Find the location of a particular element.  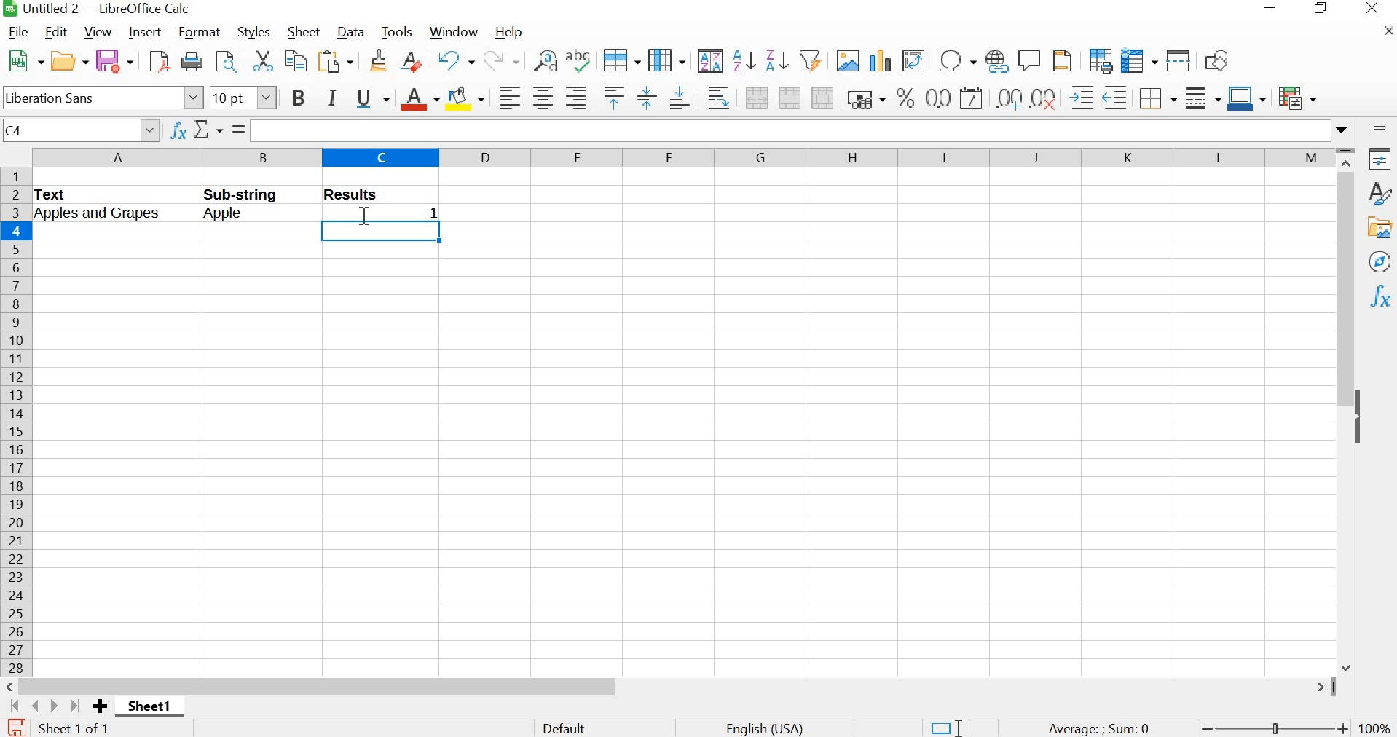

sort ascending is located at coordinates (744, 60).